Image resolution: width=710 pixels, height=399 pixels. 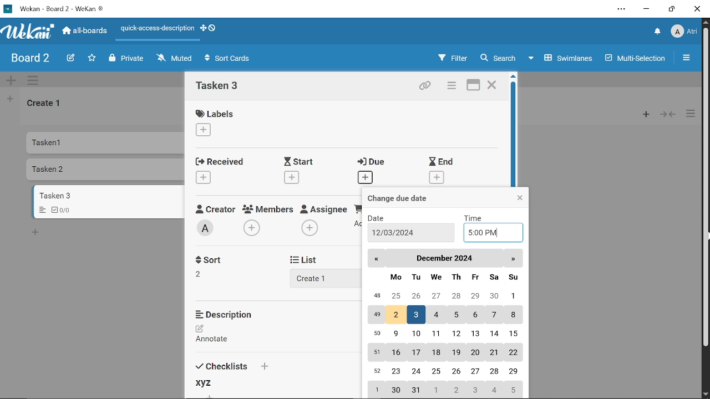 I want to click on Quick access description, so click(x=156, y=28).